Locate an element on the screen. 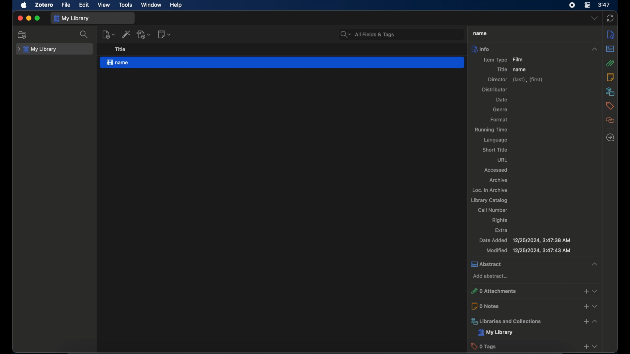 Image resolution: width=630 pixels, height=354 pixels. file is located at coordinates (66, 5).